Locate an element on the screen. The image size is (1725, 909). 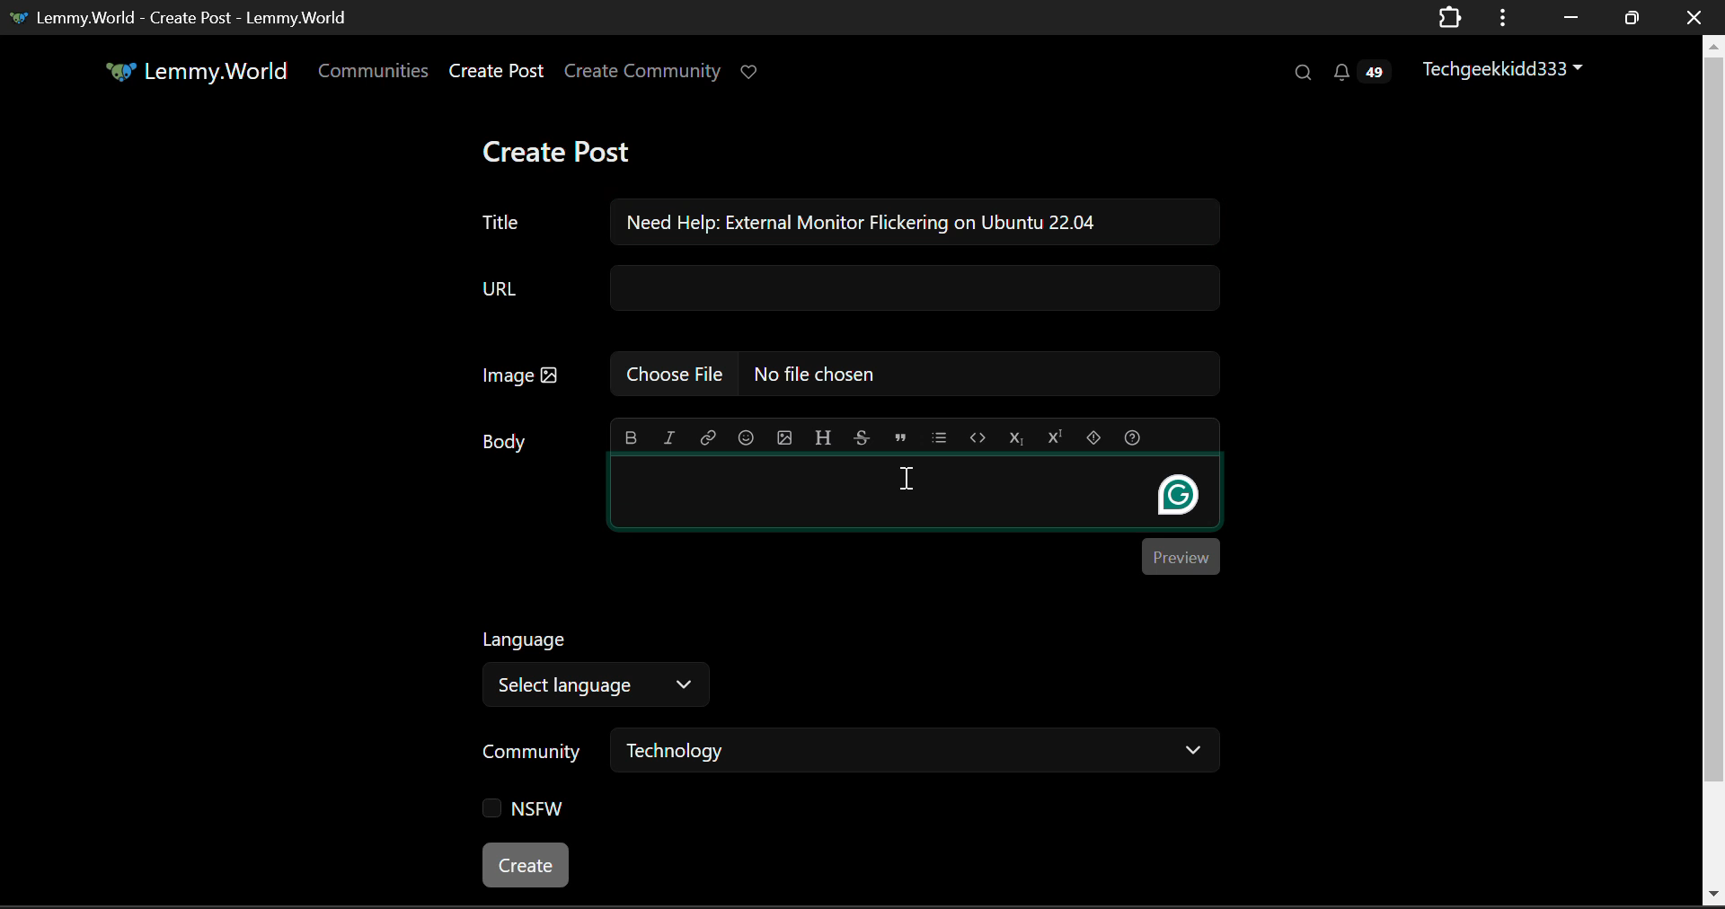
Lemmy.World is located at coordinates (185, 71).